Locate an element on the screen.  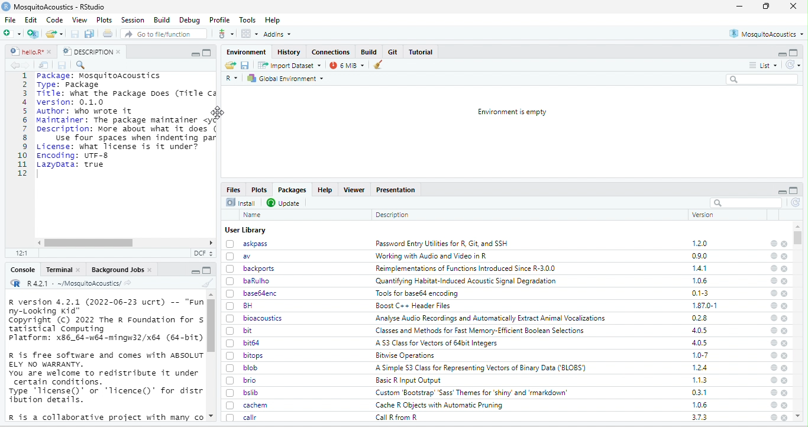
Save is located at coordinates (63, 66).